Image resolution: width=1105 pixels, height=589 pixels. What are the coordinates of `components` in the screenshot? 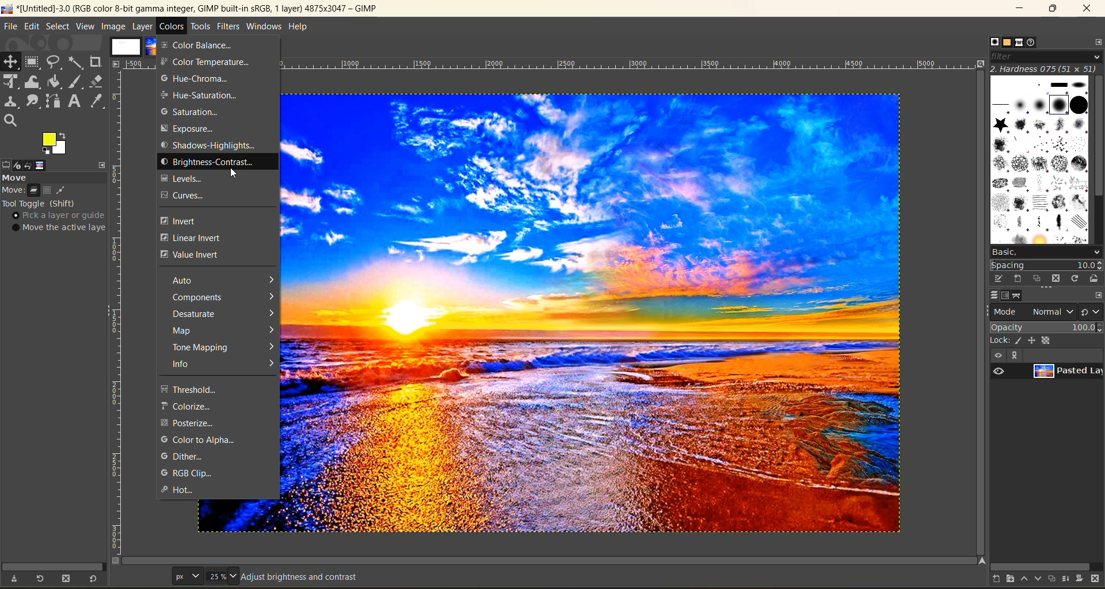 It's located at (223, 297).